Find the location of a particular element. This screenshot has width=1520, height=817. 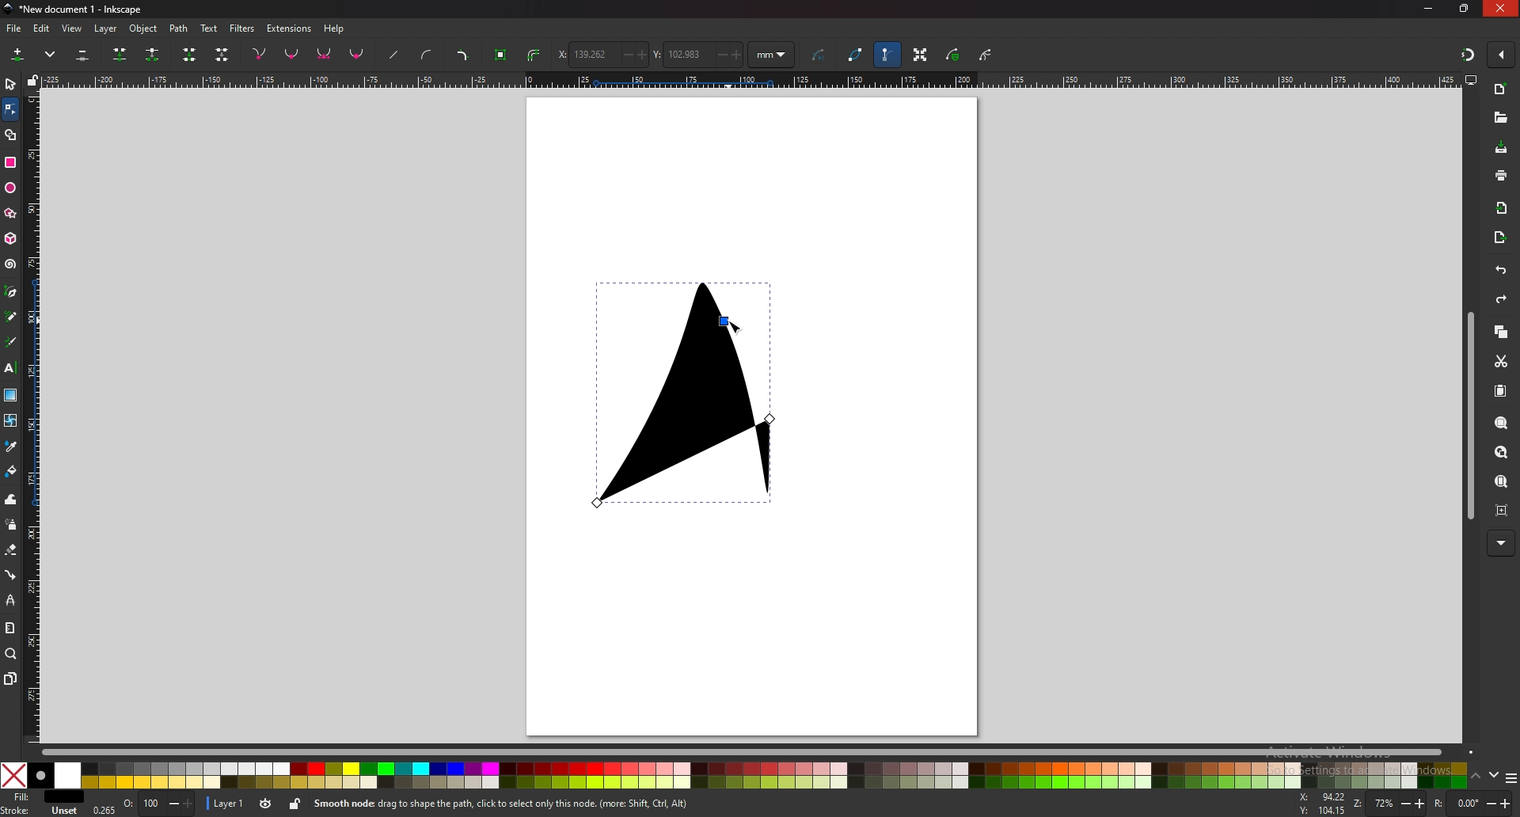

pencil is located at coordinates (13, 317).